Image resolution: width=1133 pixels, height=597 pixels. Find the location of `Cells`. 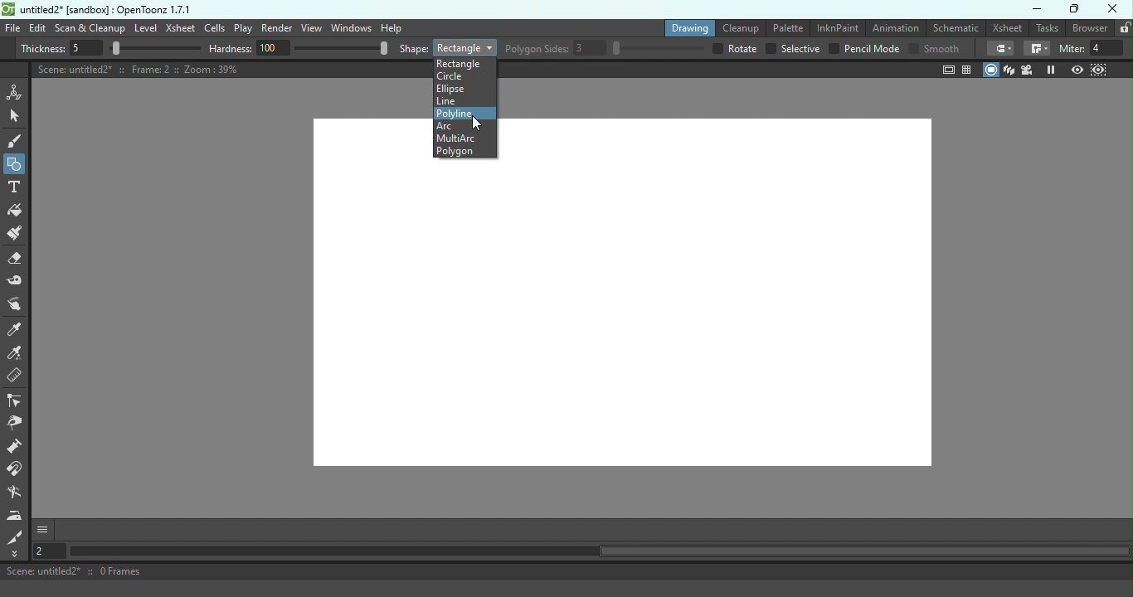

Cells is located at coordinates (214, 27).